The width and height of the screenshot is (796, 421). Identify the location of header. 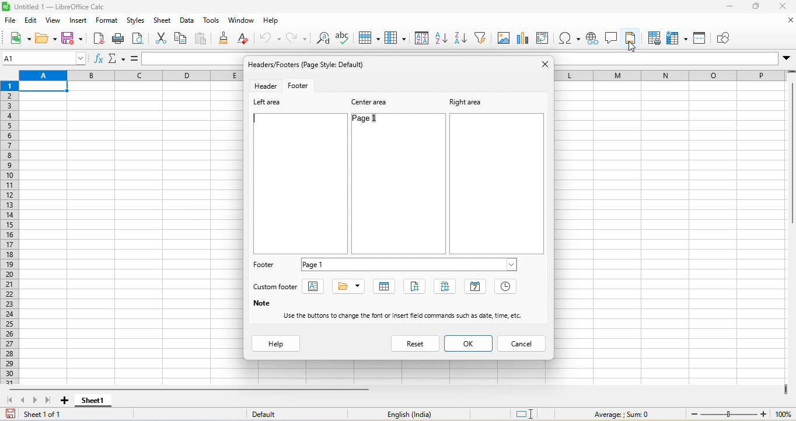
(264, 86).